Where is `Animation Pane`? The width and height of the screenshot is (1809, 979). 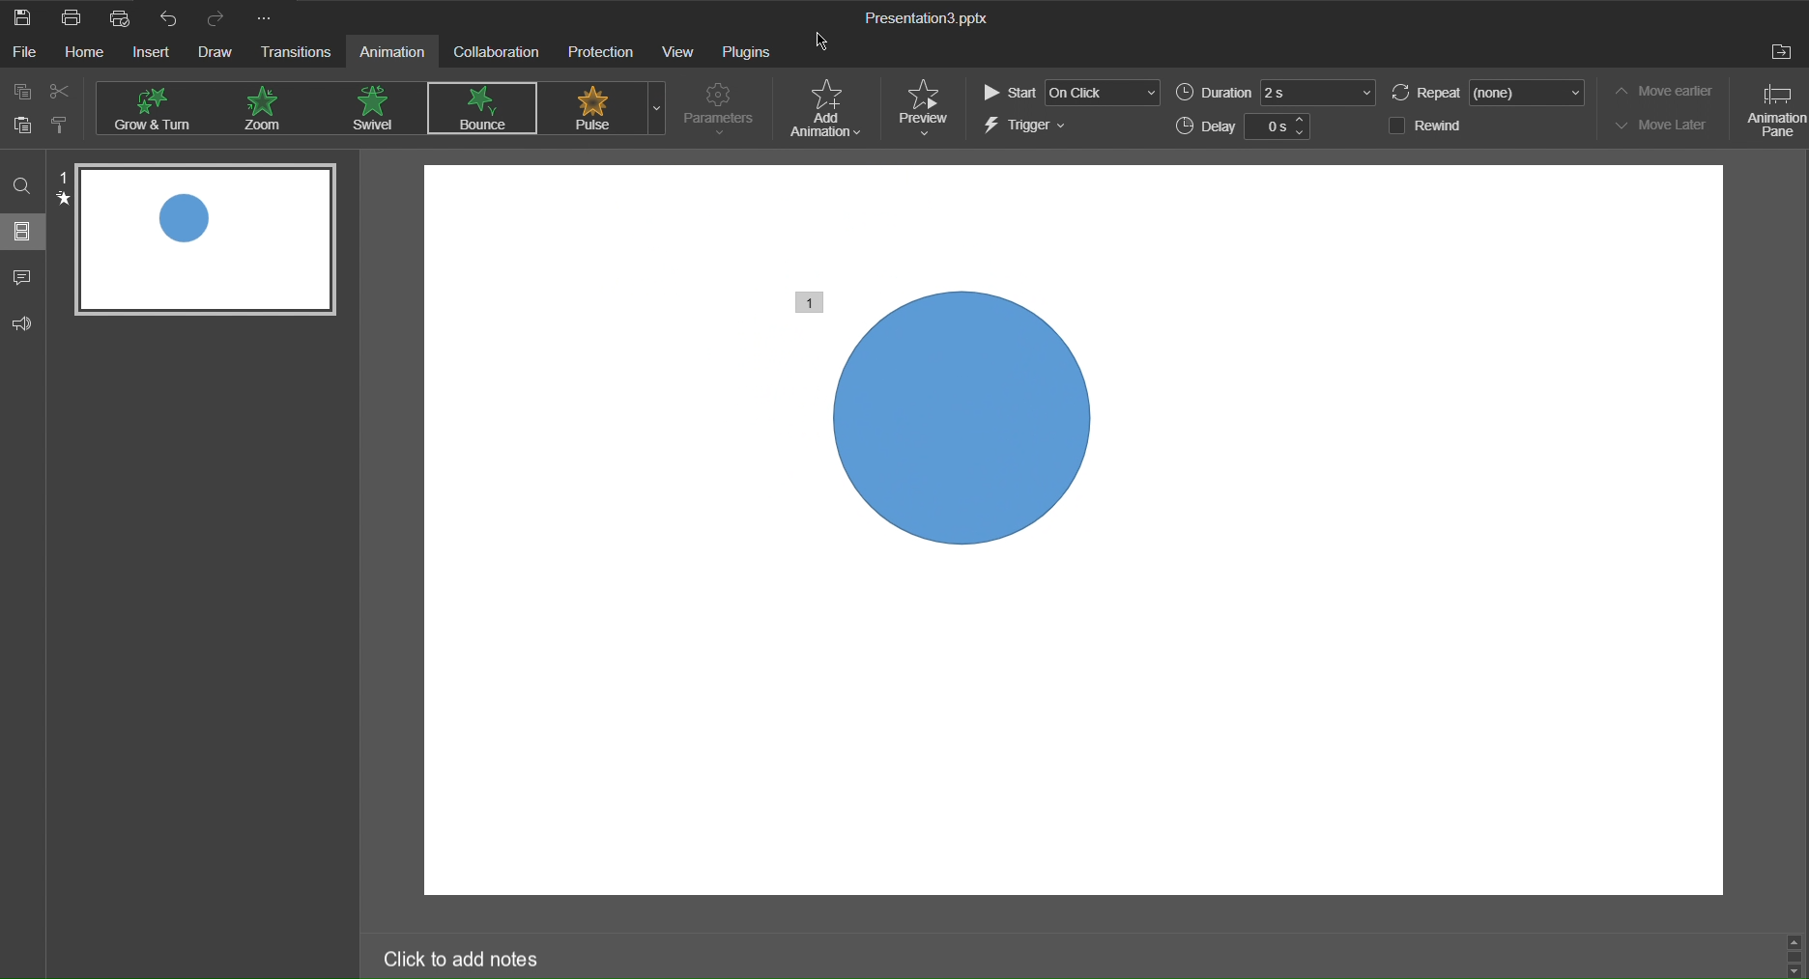 Animation Pane is located at coordinates (1773, 111).